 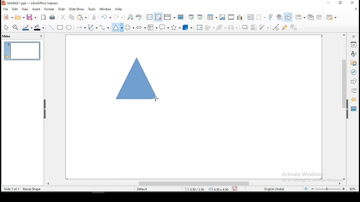 What do you see at coordinates (354, 54) in the screenshot?
I see `styles` at bounding box center [354, 54].